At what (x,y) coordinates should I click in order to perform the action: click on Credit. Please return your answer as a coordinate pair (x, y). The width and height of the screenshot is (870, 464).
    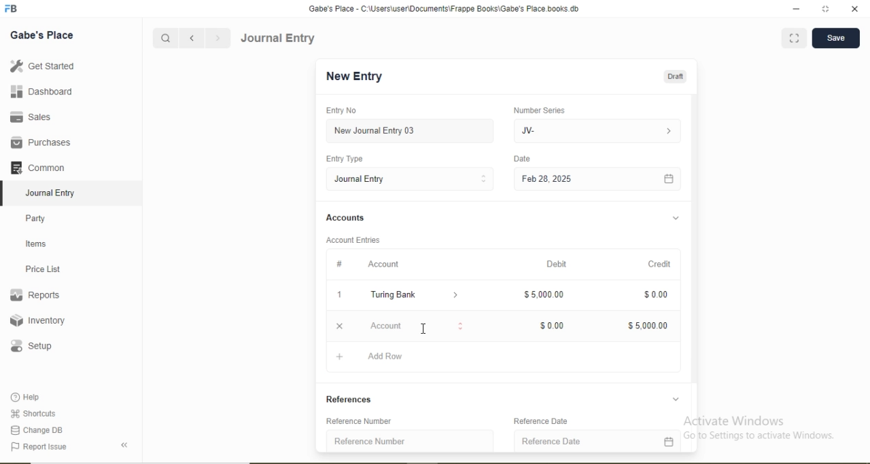
    Looking at the image, I should click on (659, 264).